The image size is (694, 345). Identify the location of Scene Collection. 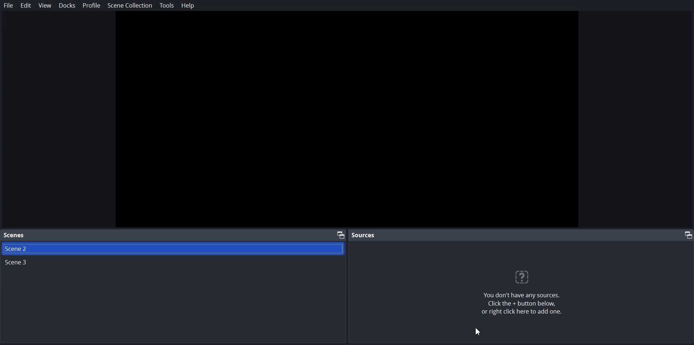
(130, 5).